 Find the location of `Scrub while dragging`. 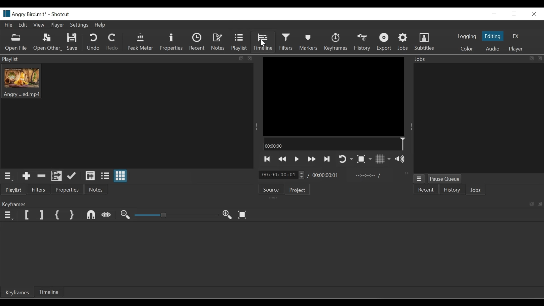

Scrub while dragging is located at coordinates (106, 215).